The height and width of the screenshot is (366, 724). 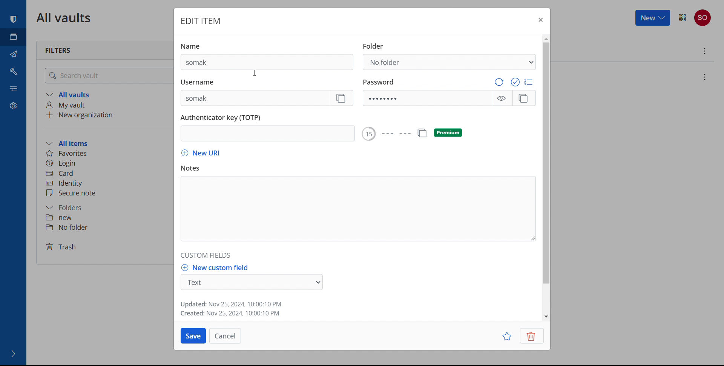 What do you see at coordinates (13, 87) in the screenshot?
I see `reports` at bounding box center [13, 87].